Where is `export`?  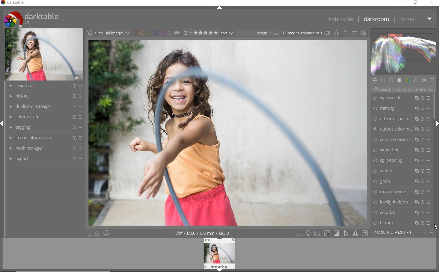 export is located at coordinates (45, 159).